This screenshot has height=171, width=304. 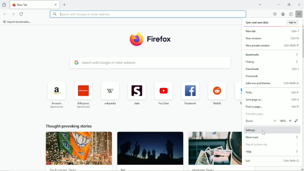 What do you see at coordinates (272, 152) in the screenshot?
I see `help` at bounding box center [272, 152].